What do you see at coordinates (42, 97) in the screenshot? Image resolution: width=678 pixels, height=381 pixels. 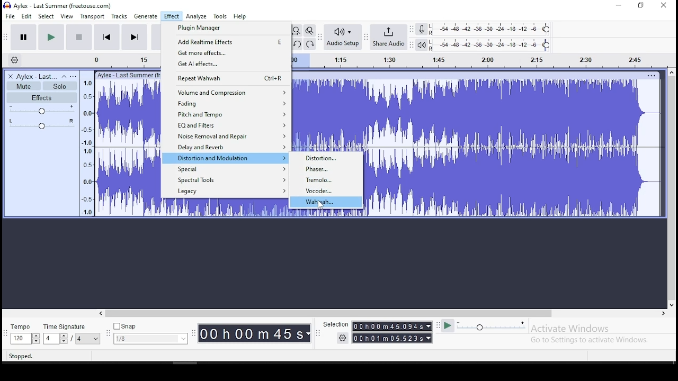 I see `effects` at bounding box center [42, 97].